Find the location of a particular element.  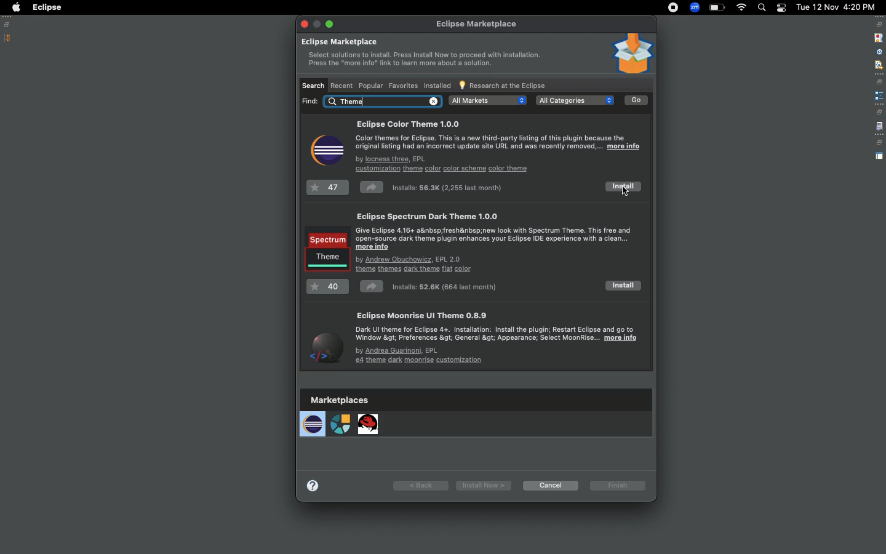

Package explorer is located at coordinates (8, 38).